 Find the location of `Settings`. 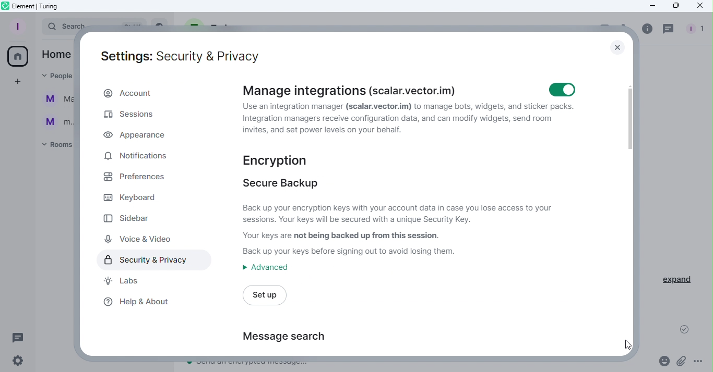

Settings is located at coordinates (21, 362).